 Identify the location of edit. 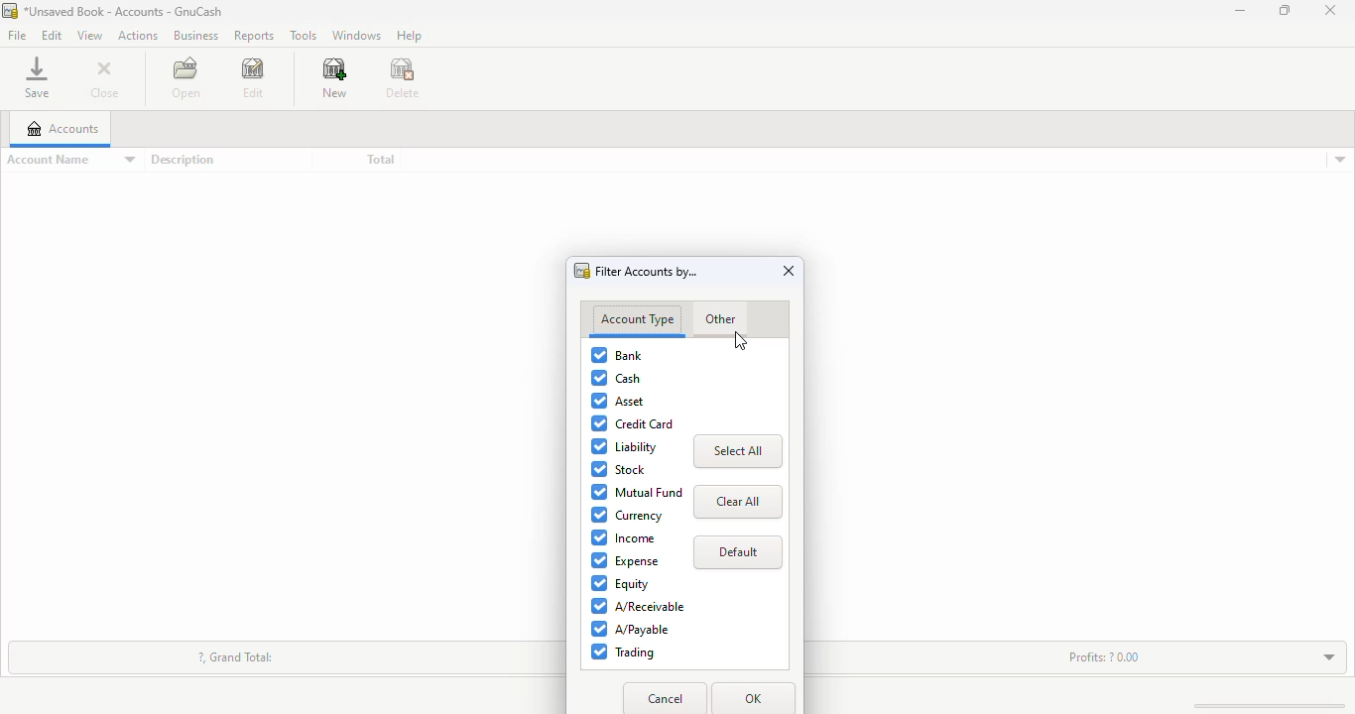
(52, 35).